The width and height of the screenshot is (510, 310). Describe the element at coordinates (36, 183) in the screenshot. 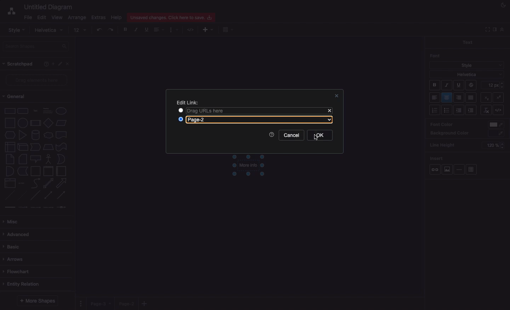

I see `curve` at that location.